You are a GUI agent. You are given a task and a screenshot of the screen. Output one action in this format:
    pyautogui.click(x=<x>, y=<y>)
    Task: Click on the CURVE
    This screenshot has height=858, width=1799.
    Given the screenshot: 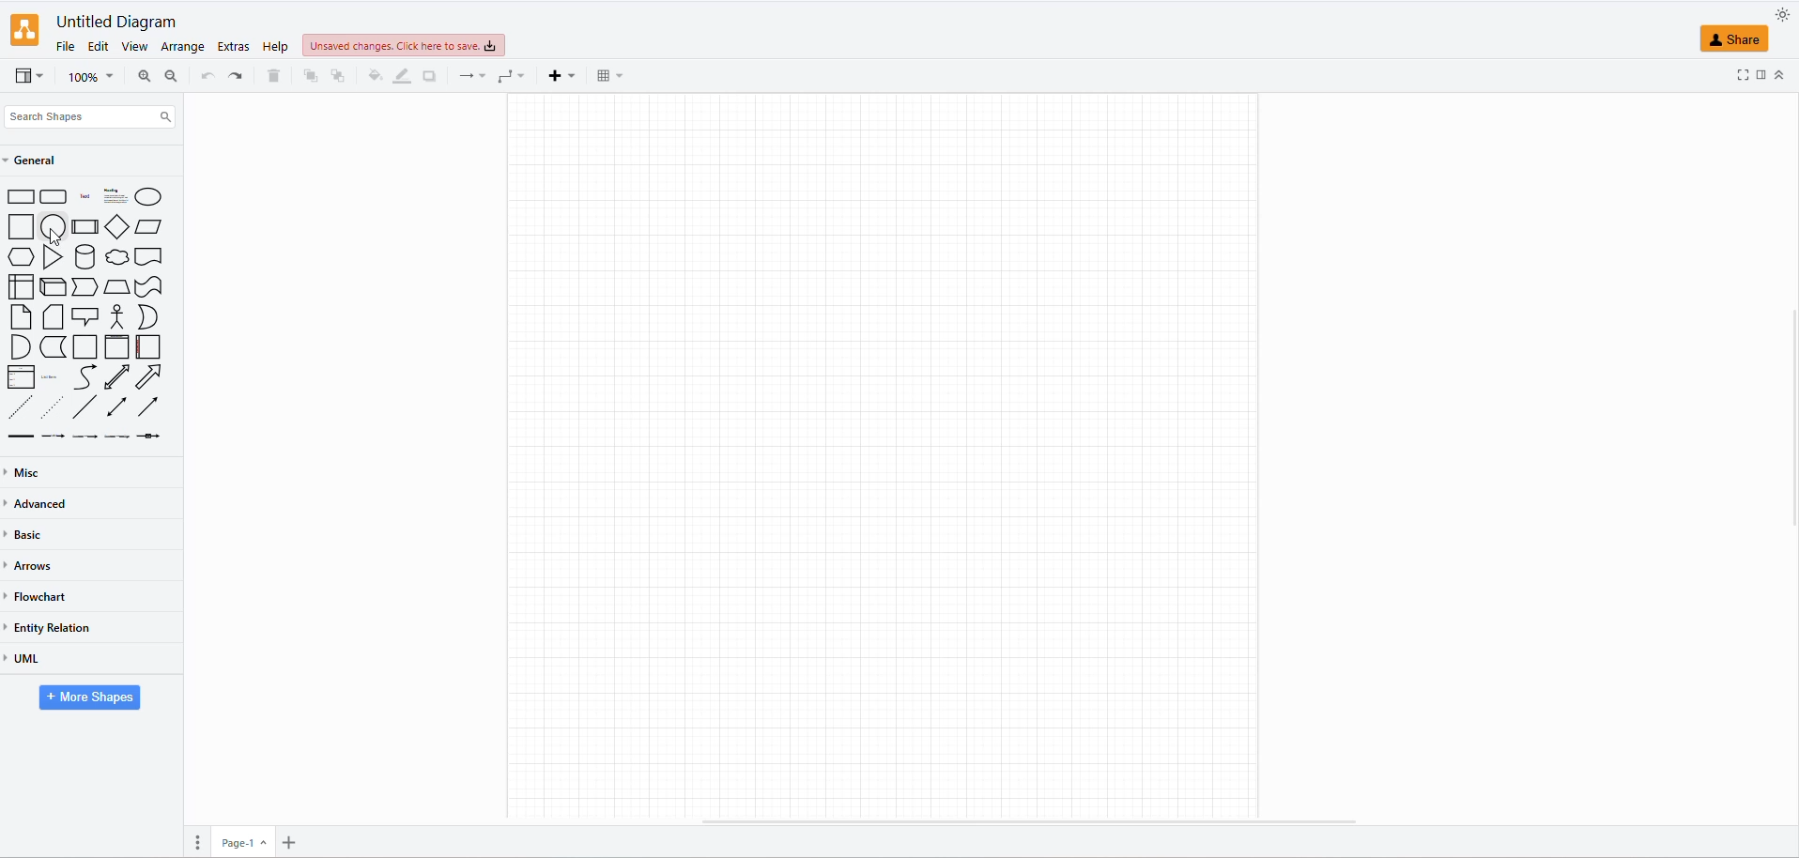 What is the action you would take?
    pyautogui.click(x=86, y=377)
    